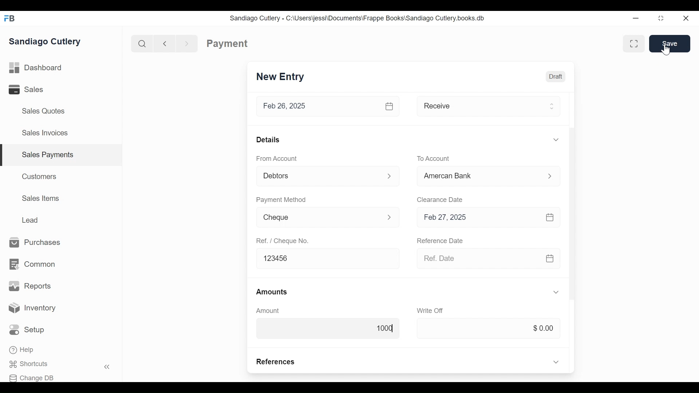 Image resolution: width=699 pixels, height=393 pixels. I want to click on Expand, so click(551, 106).